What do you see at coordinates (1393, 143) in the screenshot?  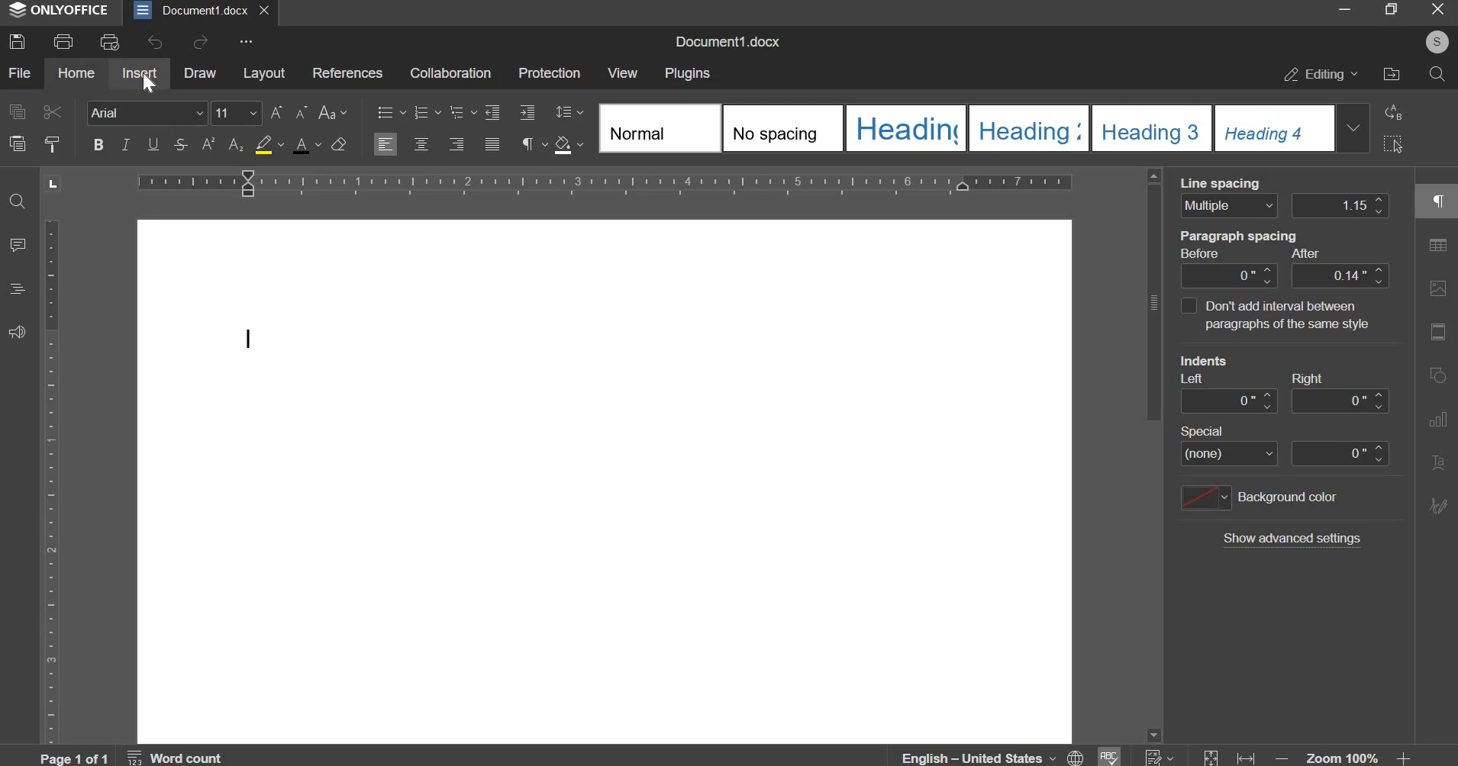 I see `select` at bounding box center [1393, 143].